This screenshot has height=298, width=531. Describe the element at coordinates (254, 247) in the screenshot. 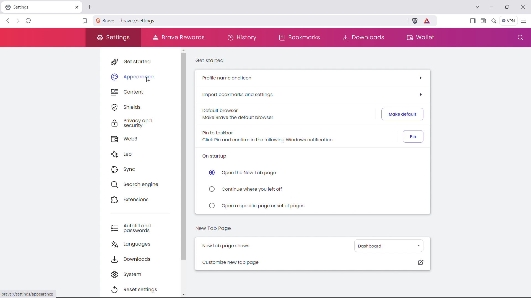

I see `New tab page shows` at that location.